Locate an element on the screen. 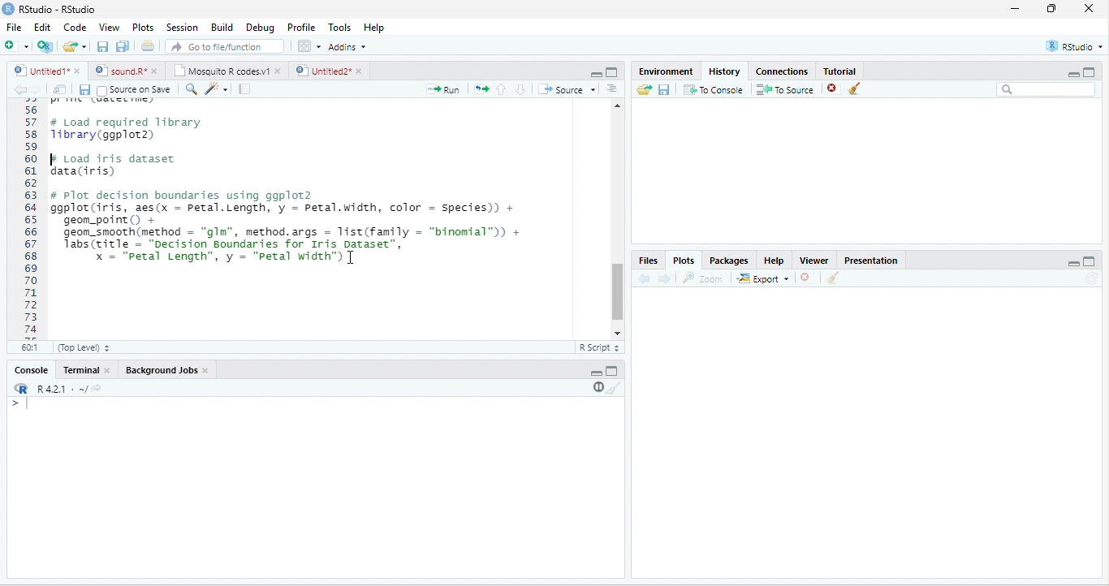  up is located at coordinates (502, 89).